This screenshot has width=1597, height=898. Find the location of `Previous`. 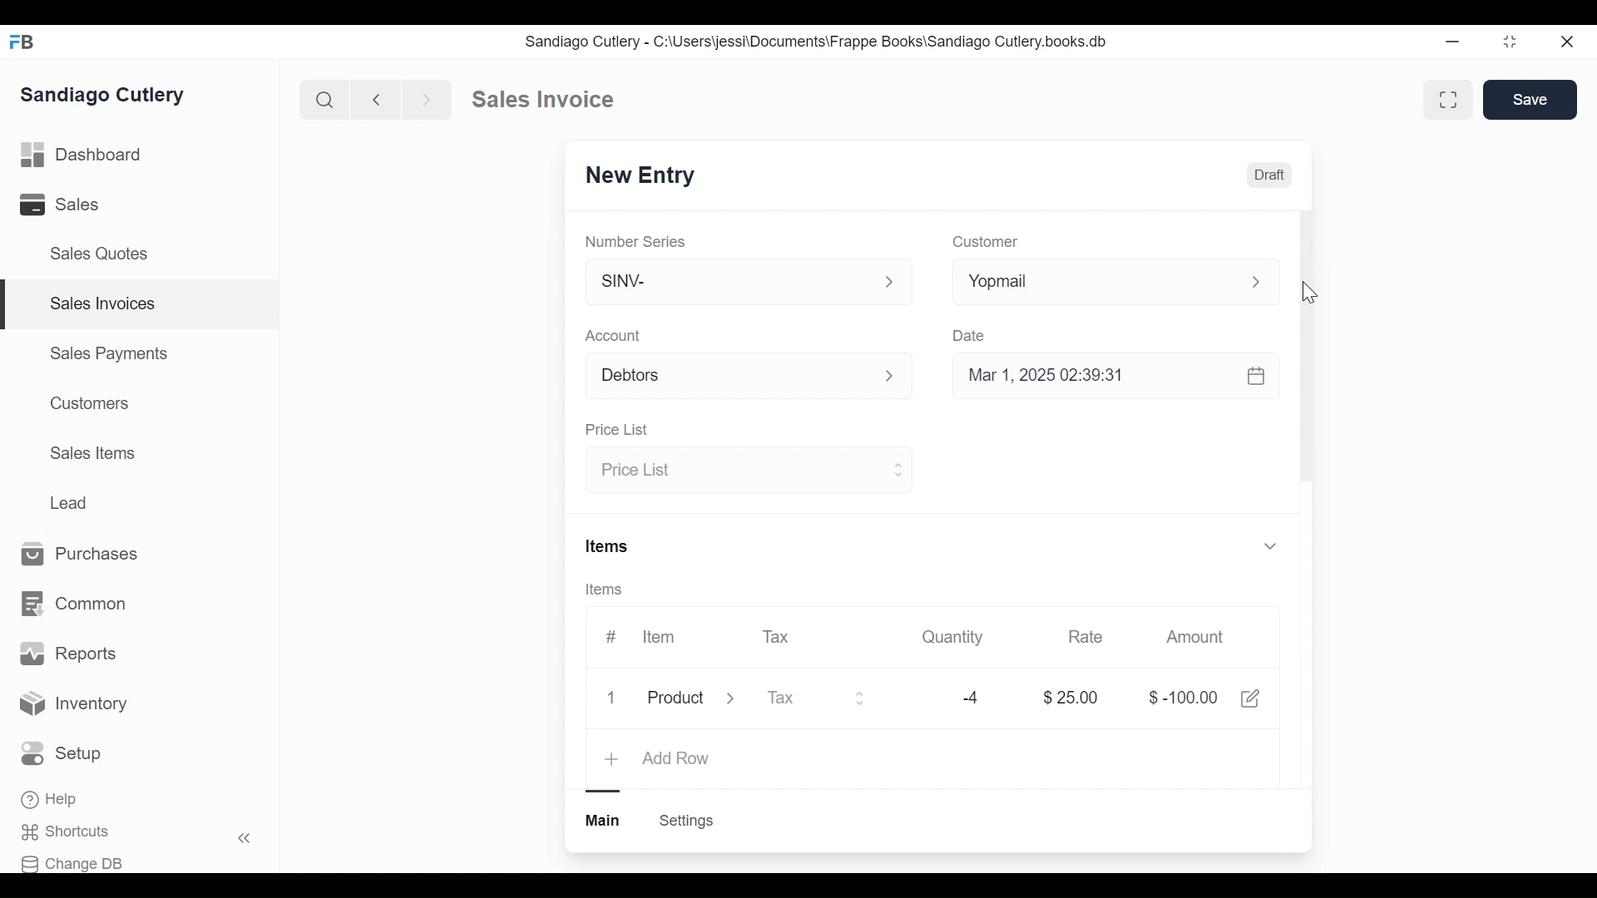

Previous is located at coordinates (378, 99).